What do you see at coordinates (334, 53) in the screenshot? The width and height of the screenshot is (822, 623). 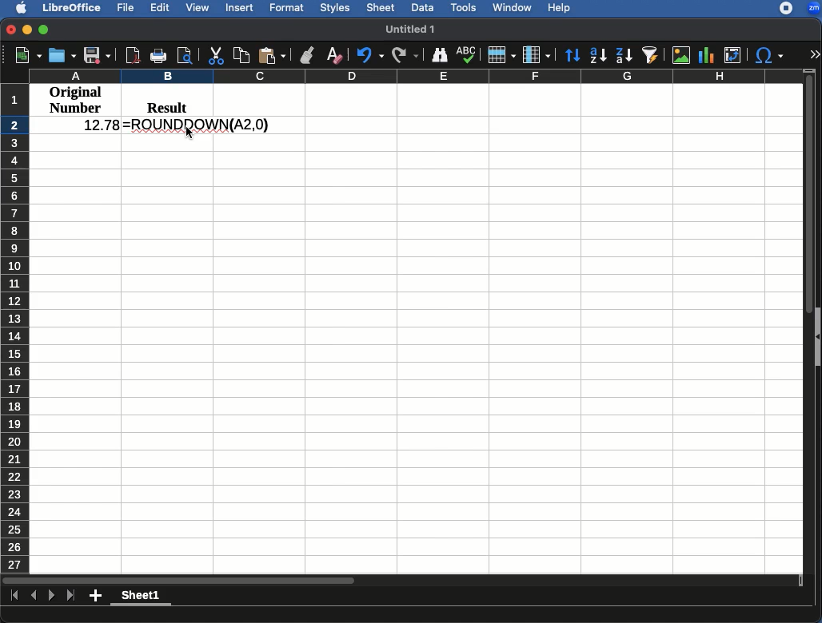 I see `Clear formatting` at bounding box center [334, 53].